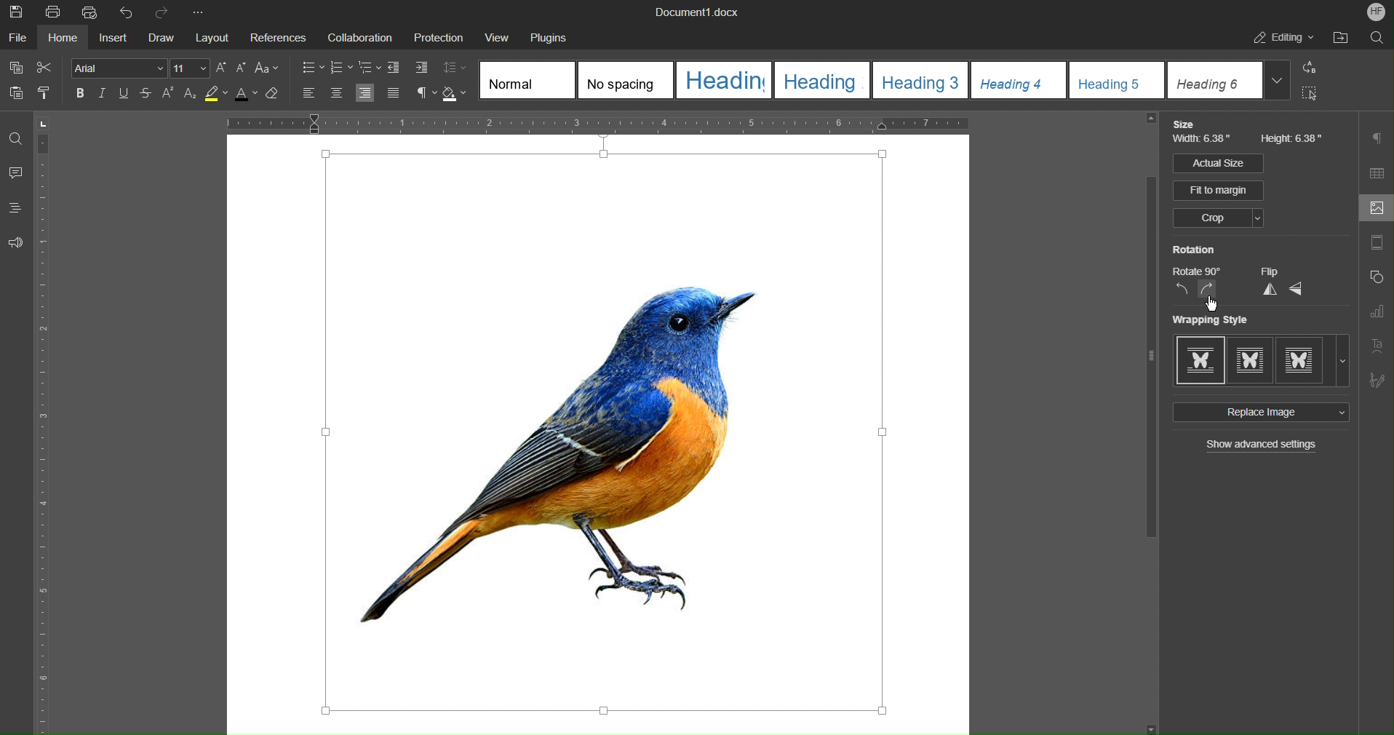 The height and width of the screenshot is (735, 1394). I want to click on Text Color, so click(245, 95).